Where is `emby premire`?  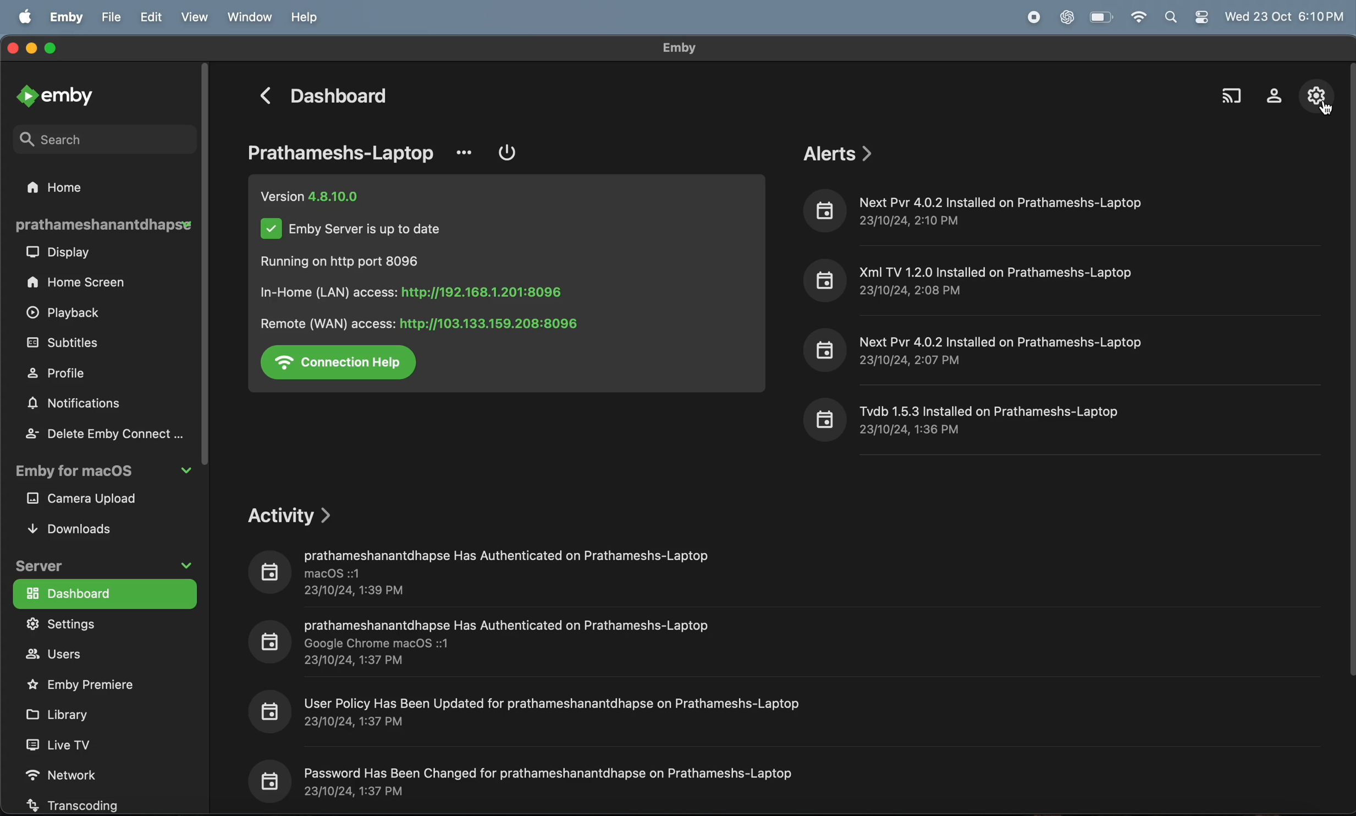 emby premire is located at coordinates (95, 687).